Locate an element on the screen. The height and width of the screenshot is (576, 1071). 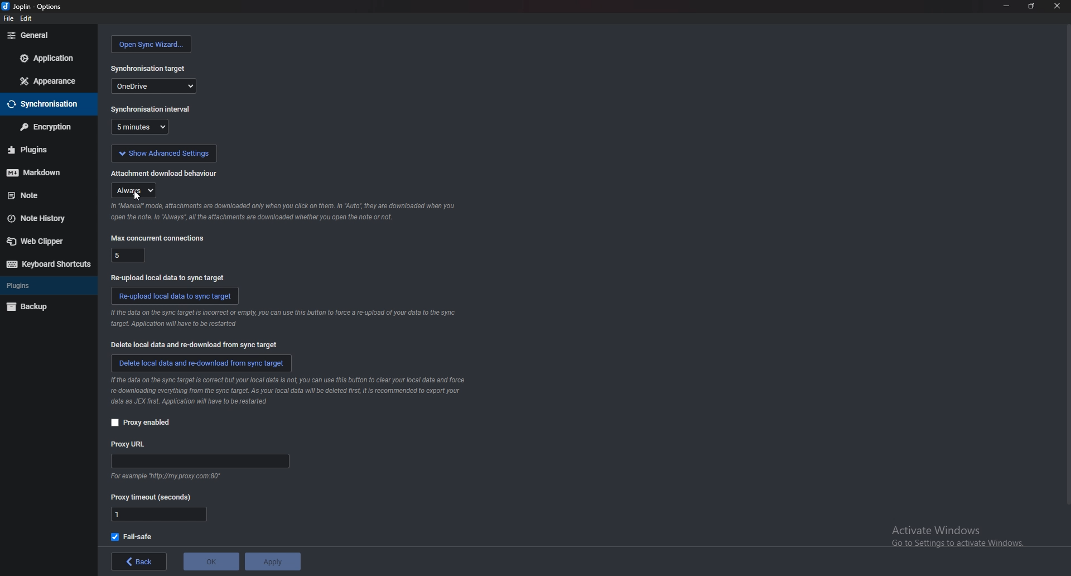
fail safe is located at coordinates (133, 537).